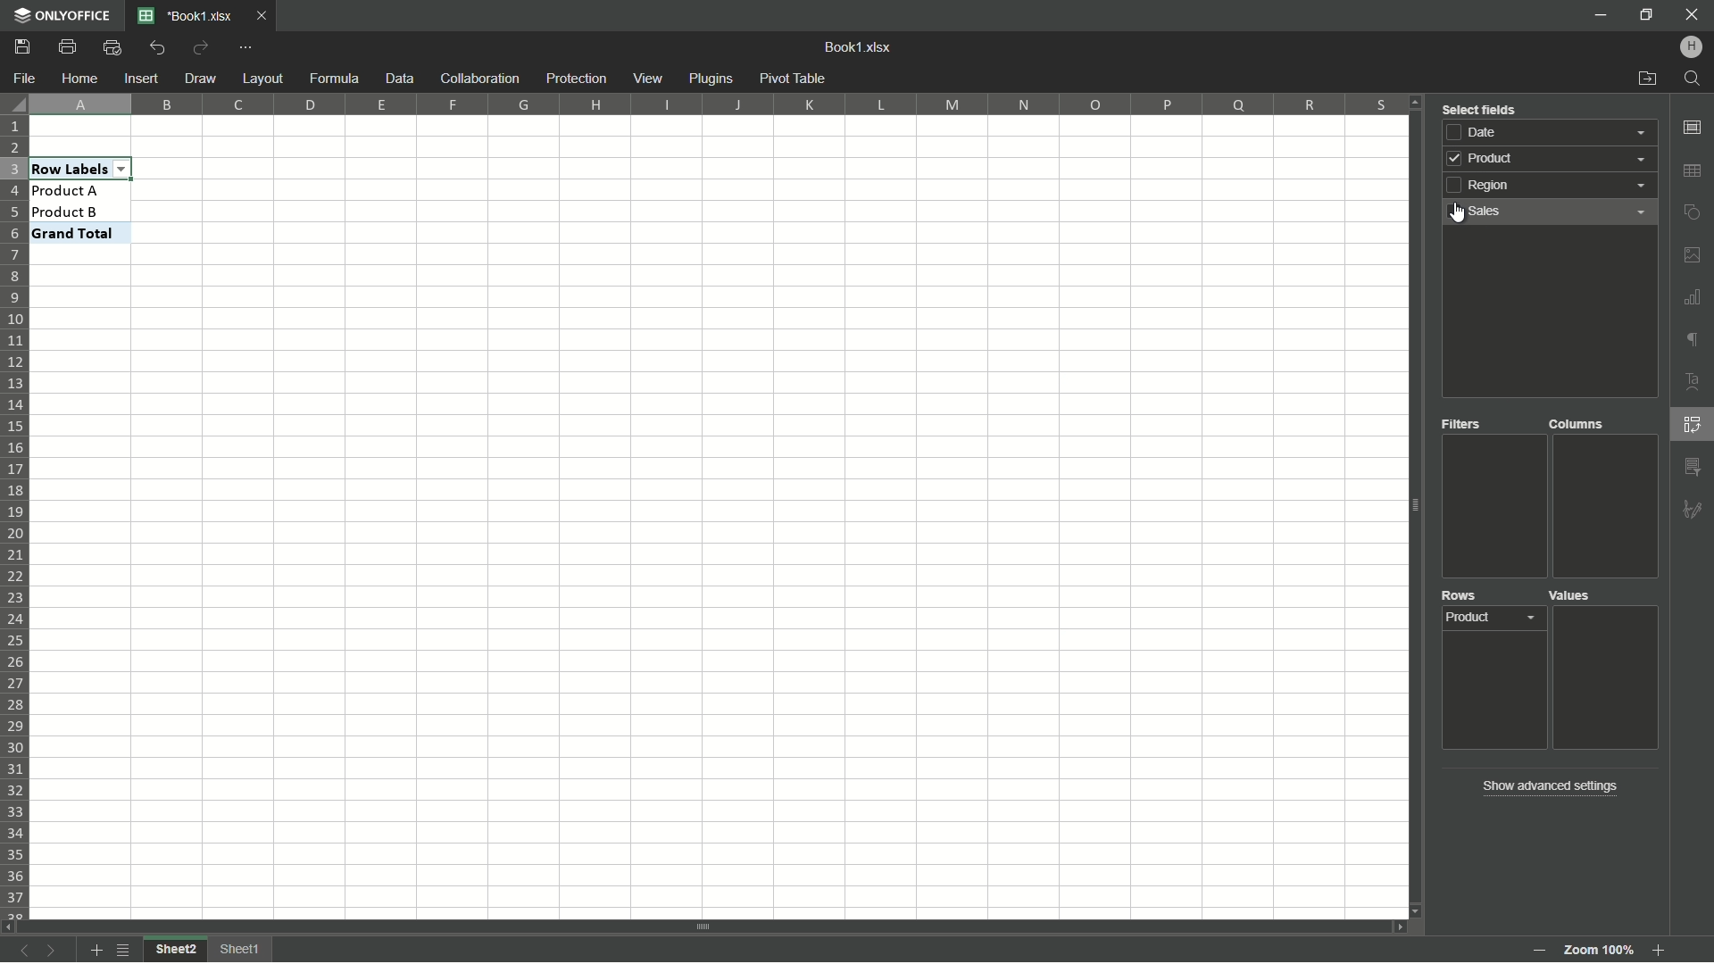 This screenshot has width=1714, height=964. I want to click on scroll down, so click(1413, 911).